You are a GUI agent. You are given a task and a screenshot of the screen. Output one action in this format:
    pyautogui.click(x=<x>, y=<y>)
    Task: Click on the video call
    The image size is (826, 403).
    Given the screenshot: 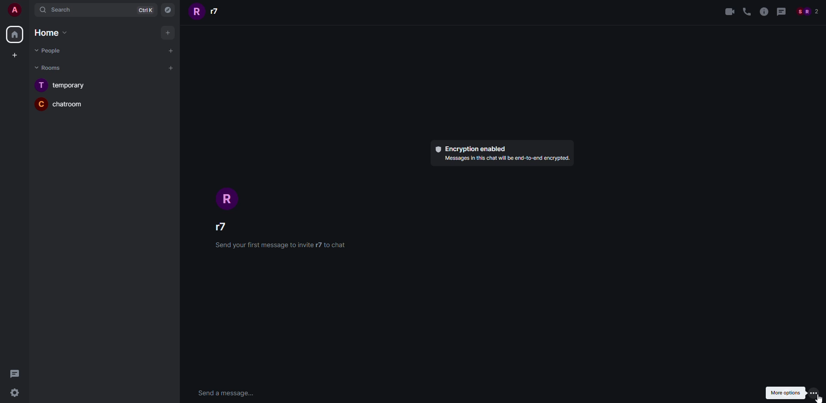 What is the action you would take?
    pyautogui.click(x=729, y=12)
    